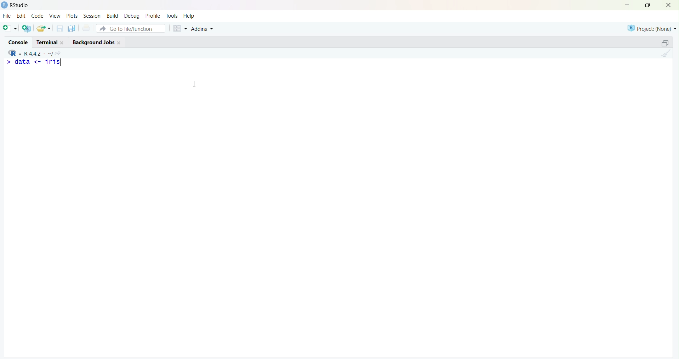  I want to click on Plots, so click(72, 16).